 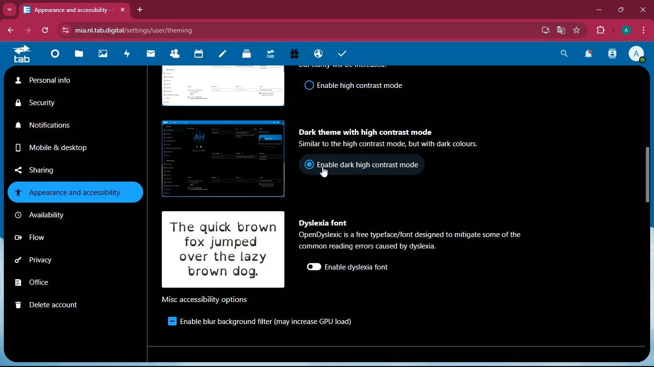 I want to click on description, so click(x=400, y=145).